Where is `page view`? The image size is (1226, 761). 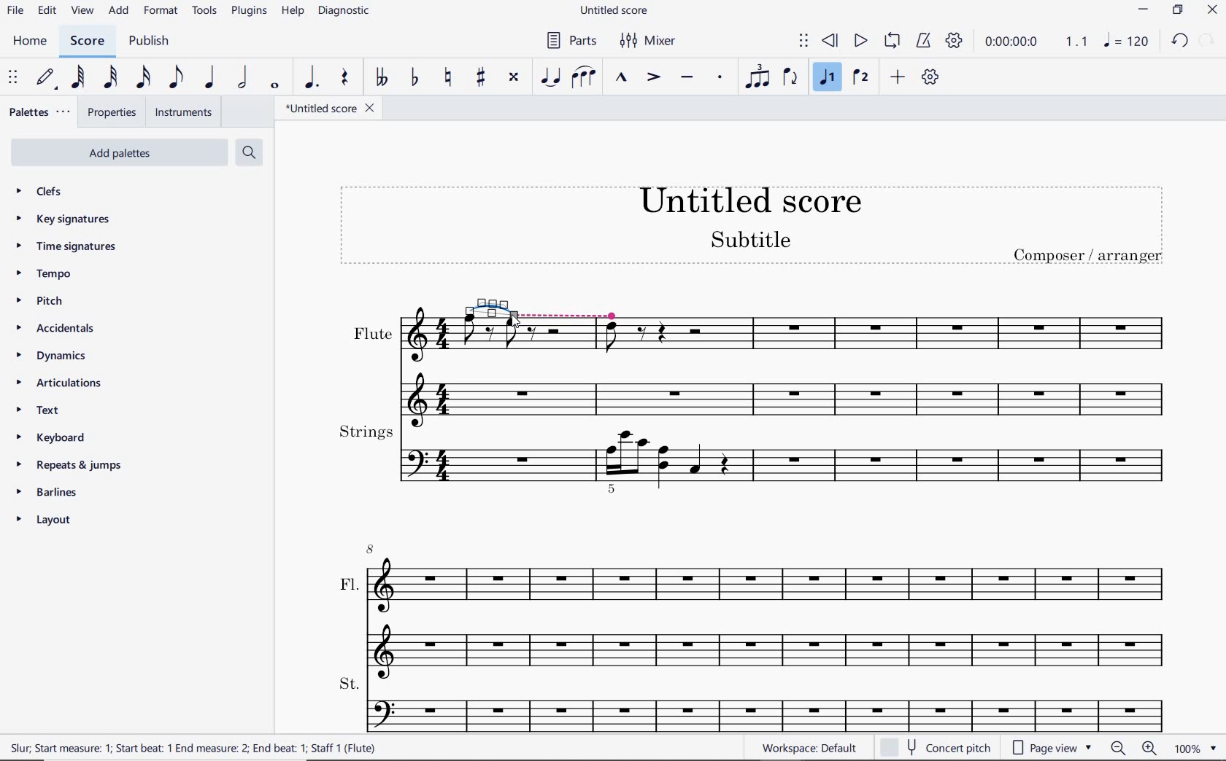
page view is located at coordinates (1051, 747).